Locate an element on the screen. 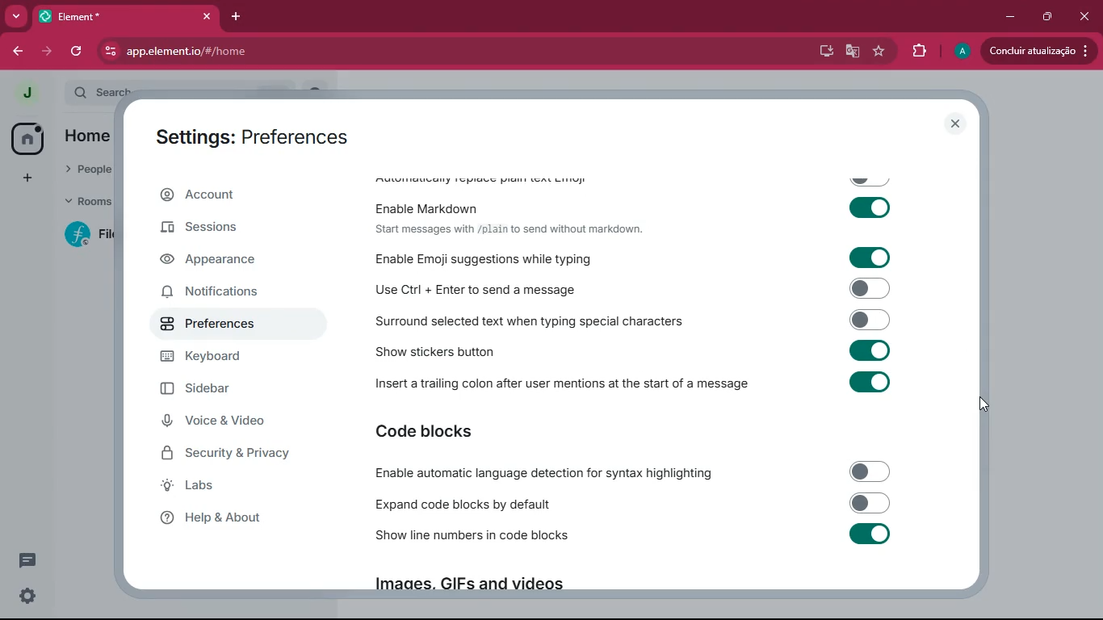 Image resolution: width=1103 pixels, height=620 pixels. conduir atualizacao is located at coordinates (1038, 51).